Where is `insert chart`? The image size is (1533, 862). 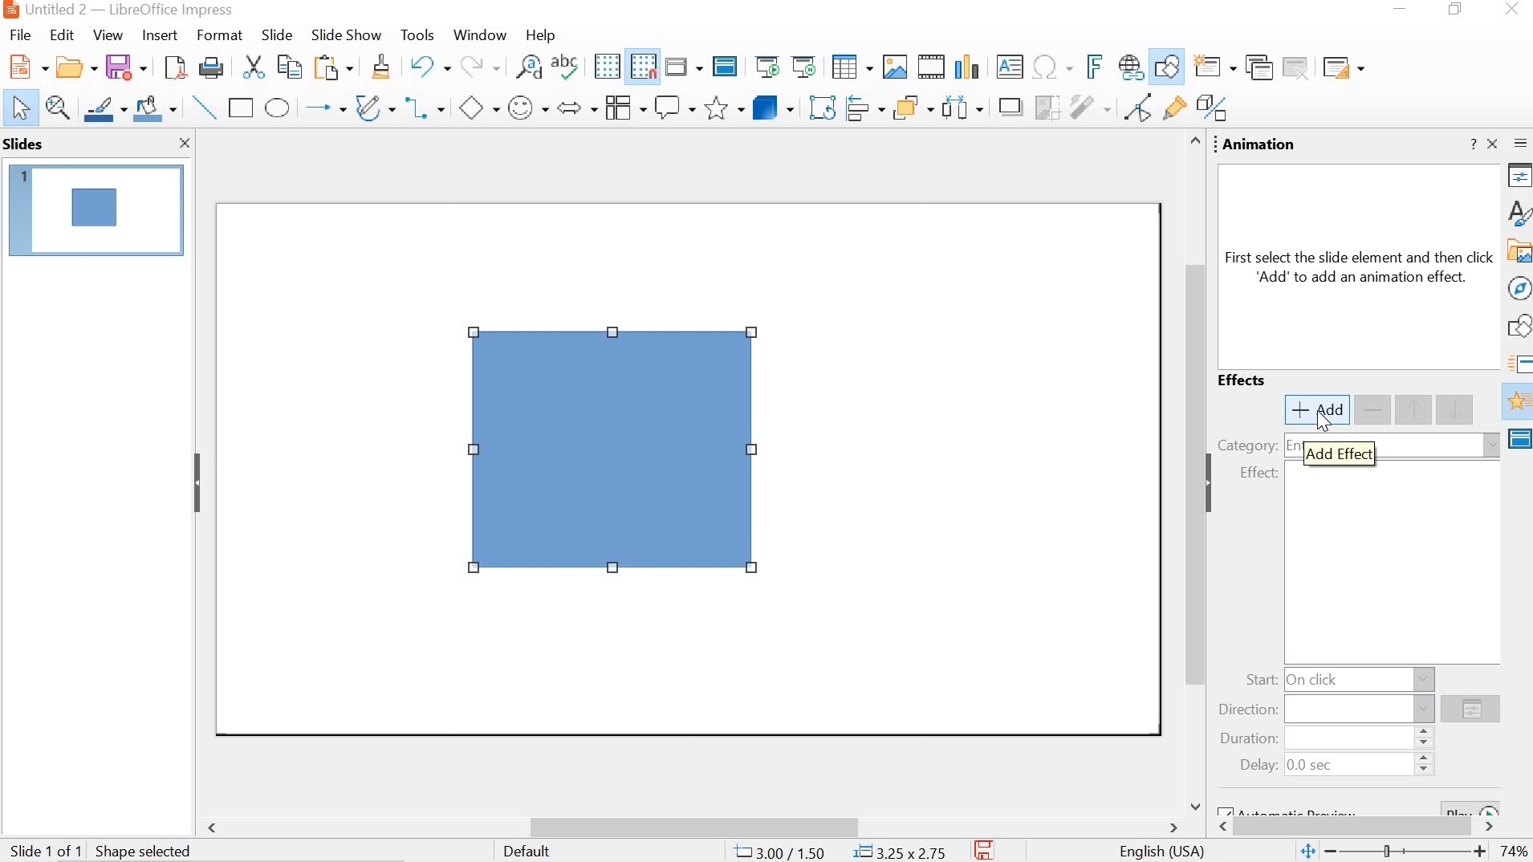 insert chart is located at coordinates (966, 67).